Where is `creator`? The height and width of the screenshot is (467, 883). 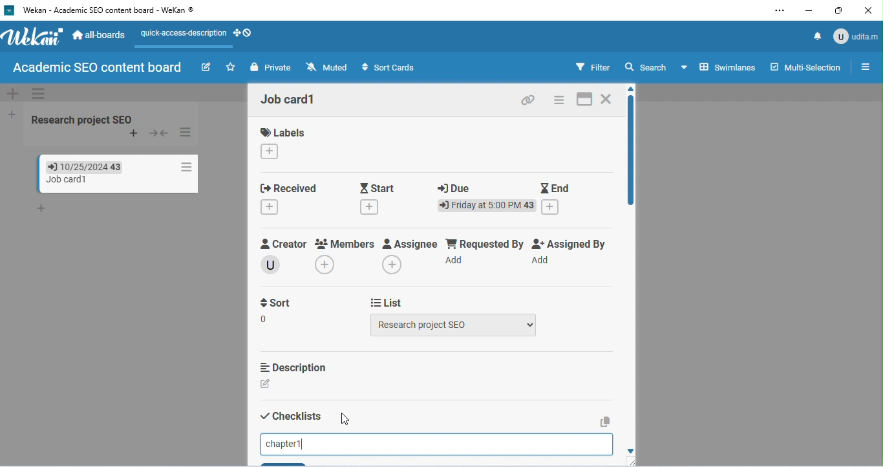 creator is located at coordinates (284, 244).